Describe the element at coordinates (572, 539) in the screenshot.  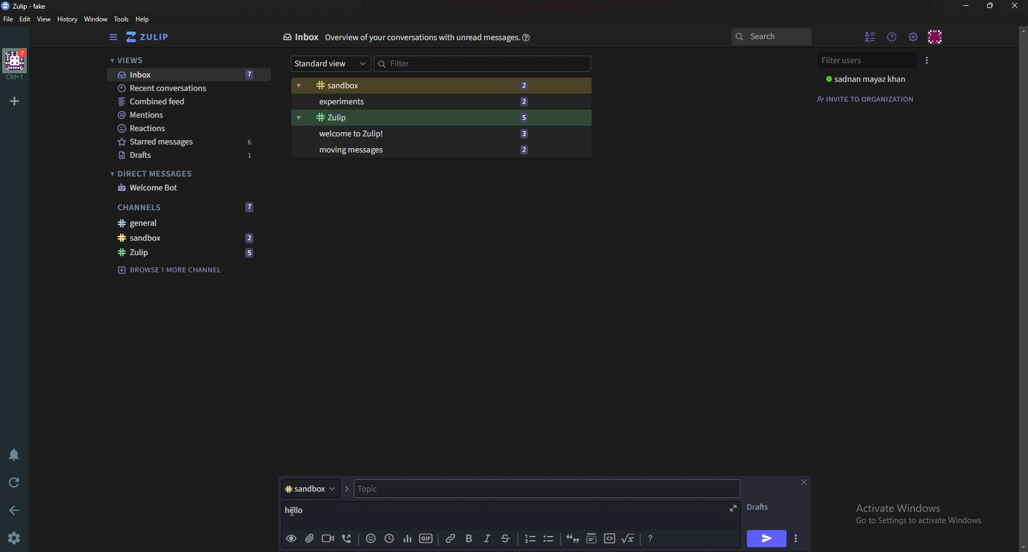
I see `quote` at that location.